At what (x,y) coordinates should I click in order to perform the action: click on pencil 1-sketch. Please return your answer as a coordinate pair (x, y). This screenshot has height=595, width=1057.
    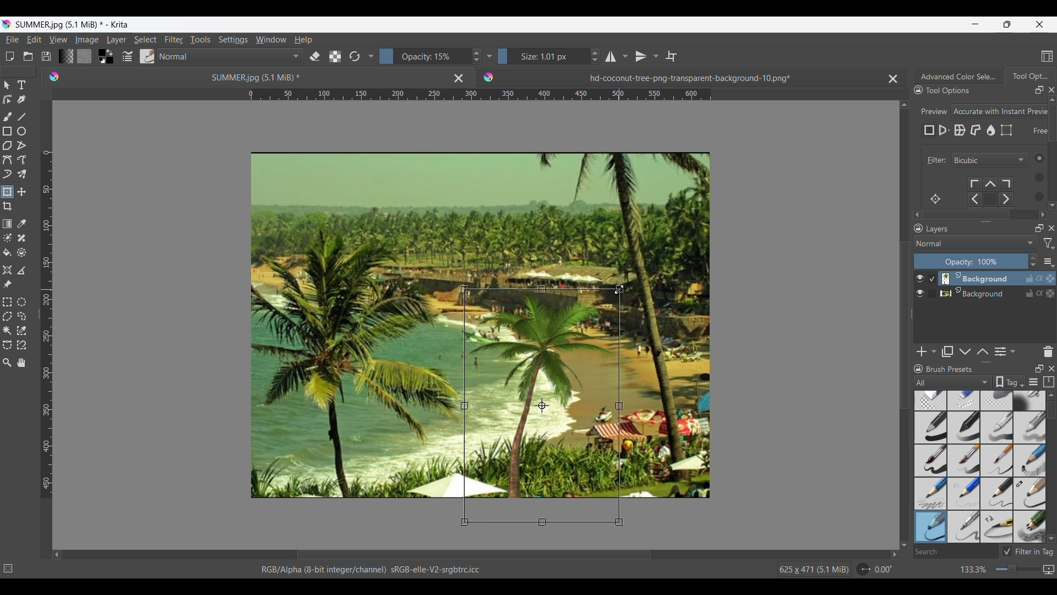
    Looking at the image, I should click on (1030, 461).